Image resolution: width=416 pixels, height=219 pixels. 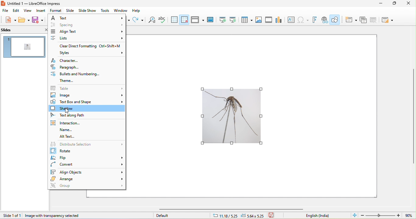 I want to click on cursor and object position changed, so click(x=241, y=215).